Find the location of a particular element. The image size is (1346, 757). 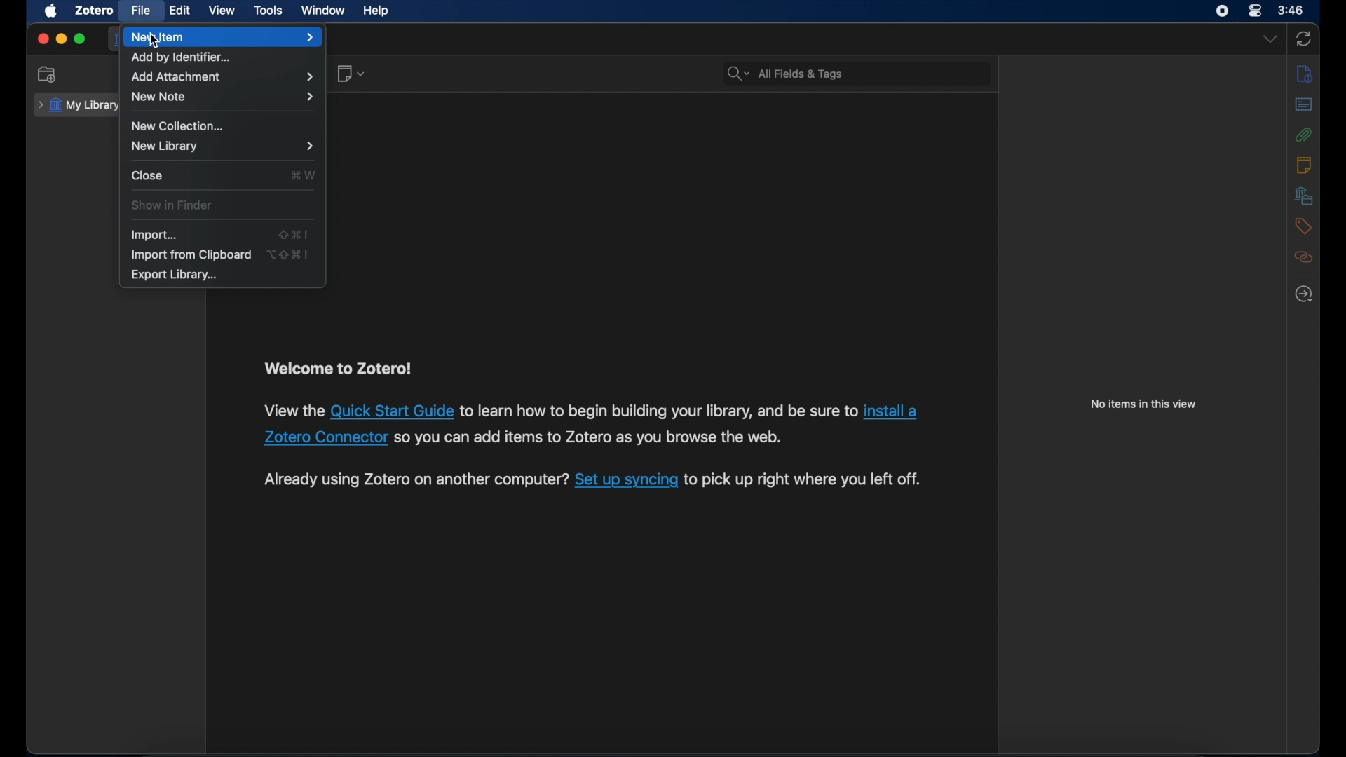

attachments is located at coordinates (1304, 135).